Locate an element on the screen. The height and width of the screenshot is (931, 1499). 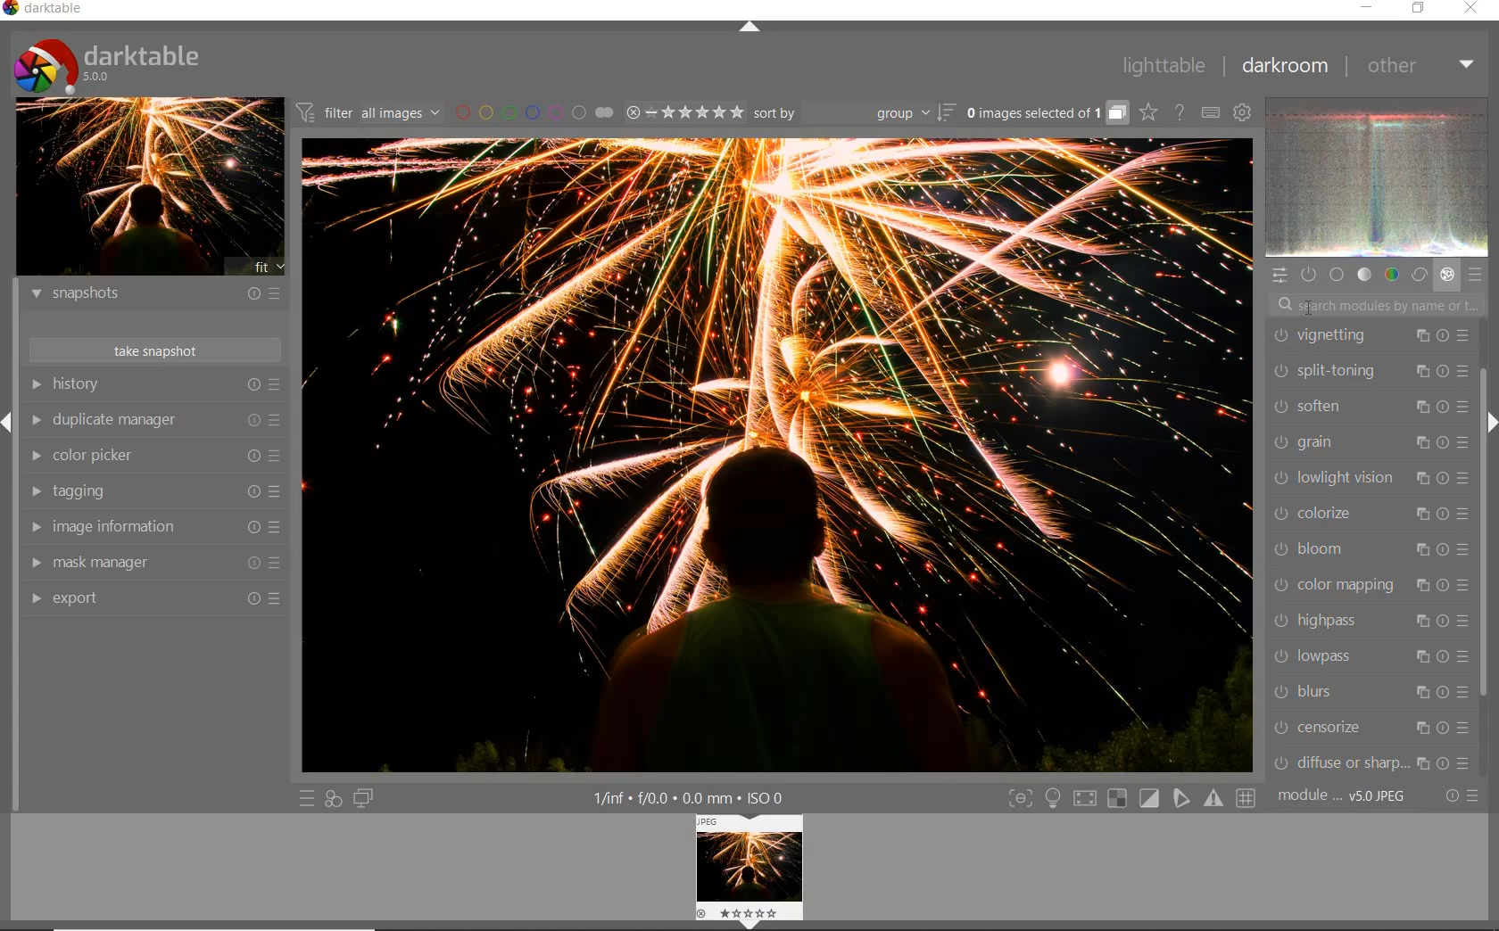
enable online help is located at coordinates (1182, 113).